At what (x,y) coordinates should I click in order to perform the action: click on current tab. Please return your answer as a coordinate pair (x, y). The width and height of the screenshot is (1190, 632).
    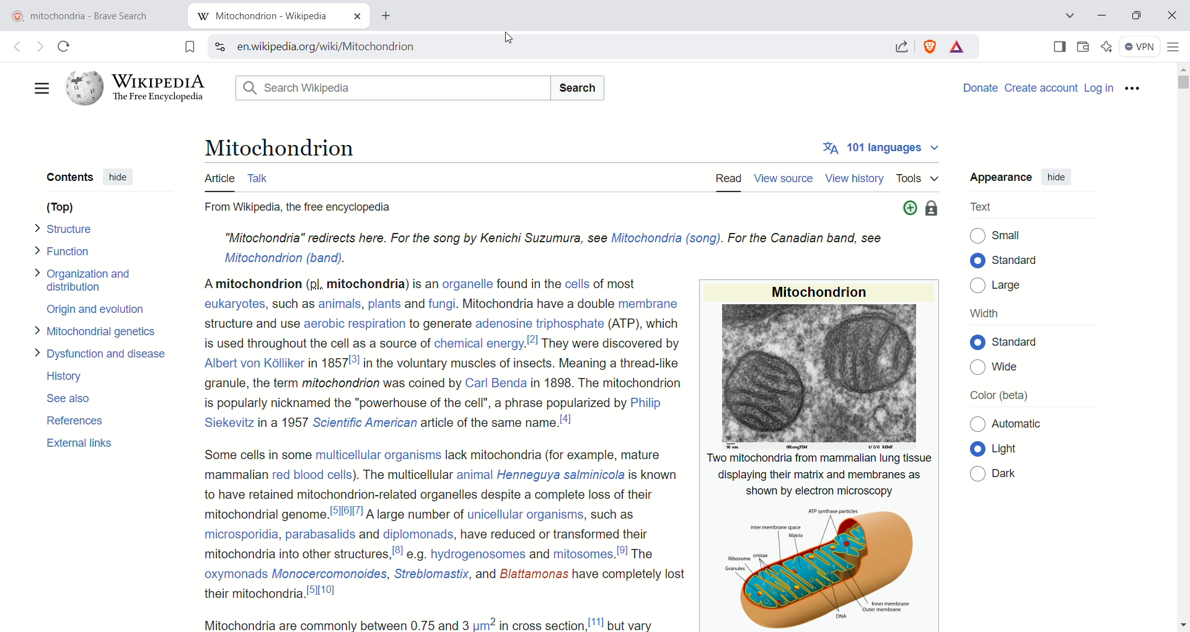
    Looking at the image, I should click on (94, 16).